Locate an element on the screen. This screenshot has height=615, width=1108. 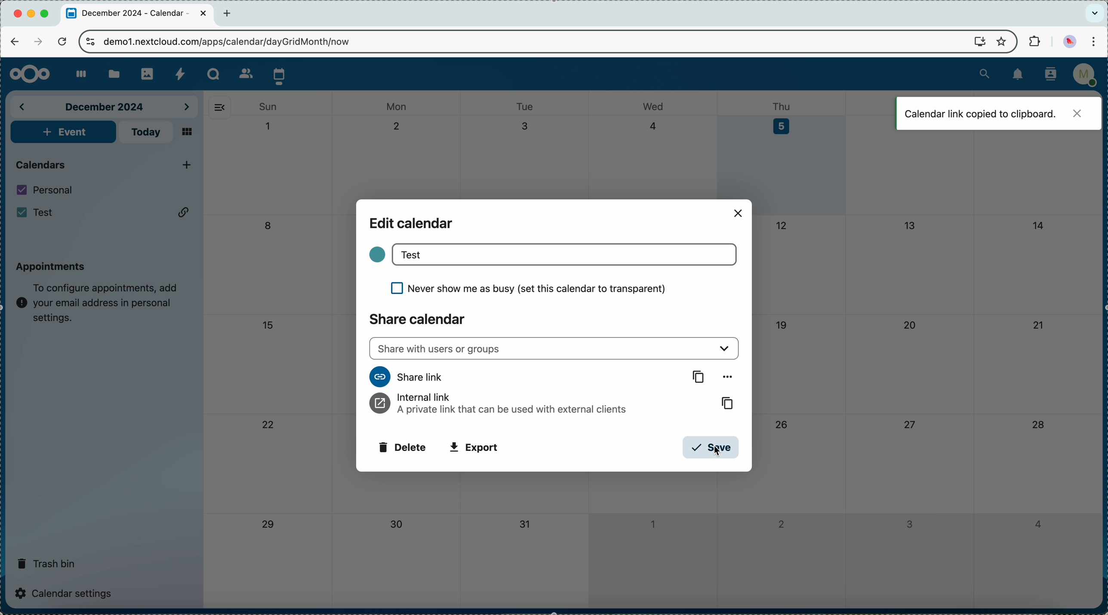
26 is located at coordinates (782, 424).